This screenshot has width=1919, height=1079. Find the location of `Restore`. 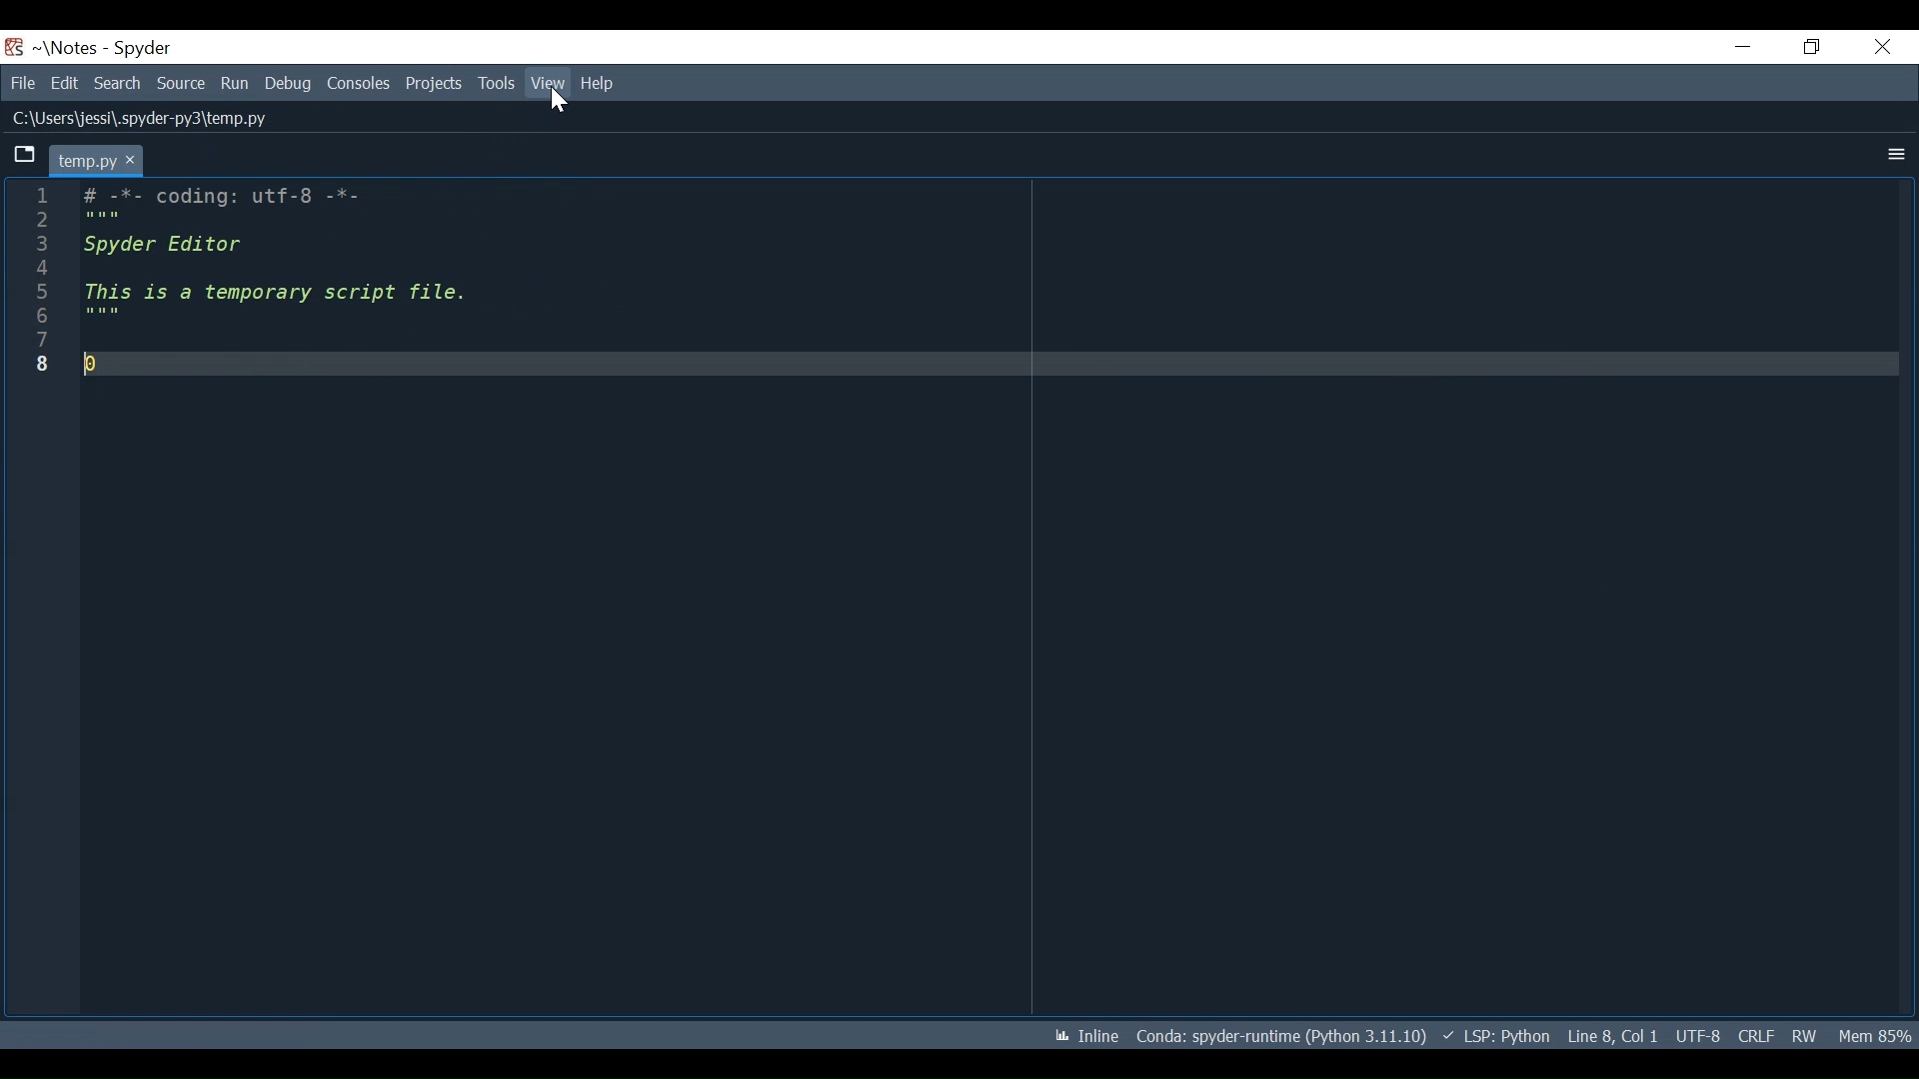

Restore is located at coordinates (1809, 48).